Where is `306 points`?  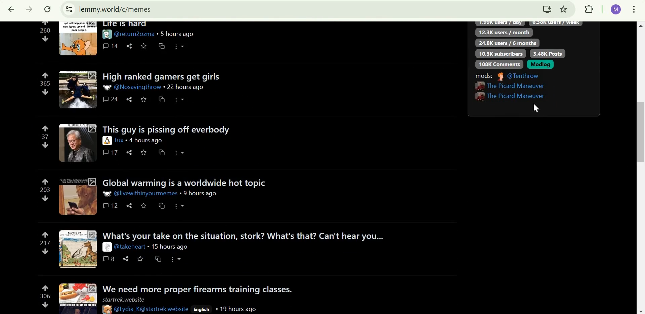
306 points is located at coordinates (45, 296).